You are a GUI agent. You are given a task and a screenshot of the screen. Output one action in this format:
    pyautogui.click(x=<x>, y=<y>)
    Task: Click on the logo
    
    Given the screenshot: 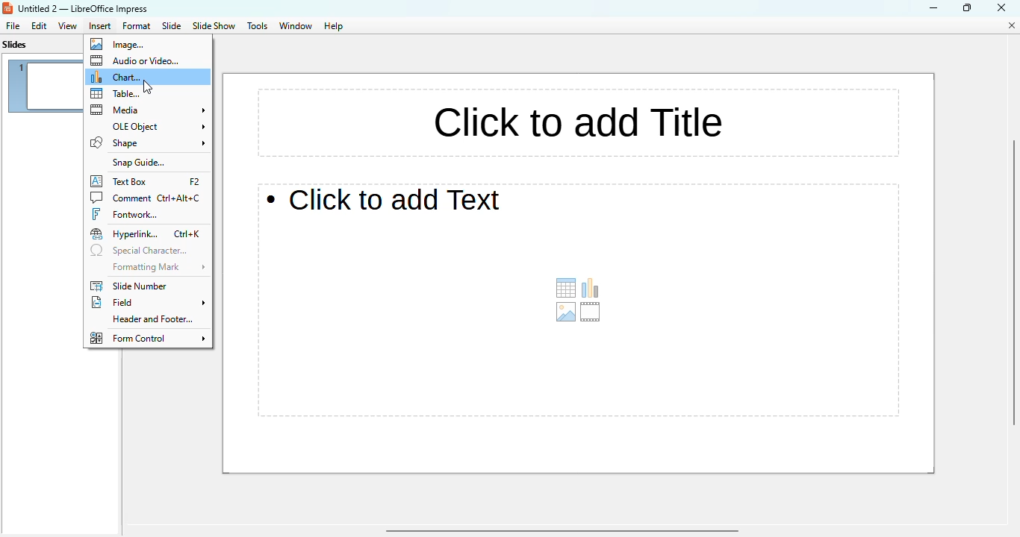 What is the action you would take?
    pyautogui.click(x=7, y=10)
    